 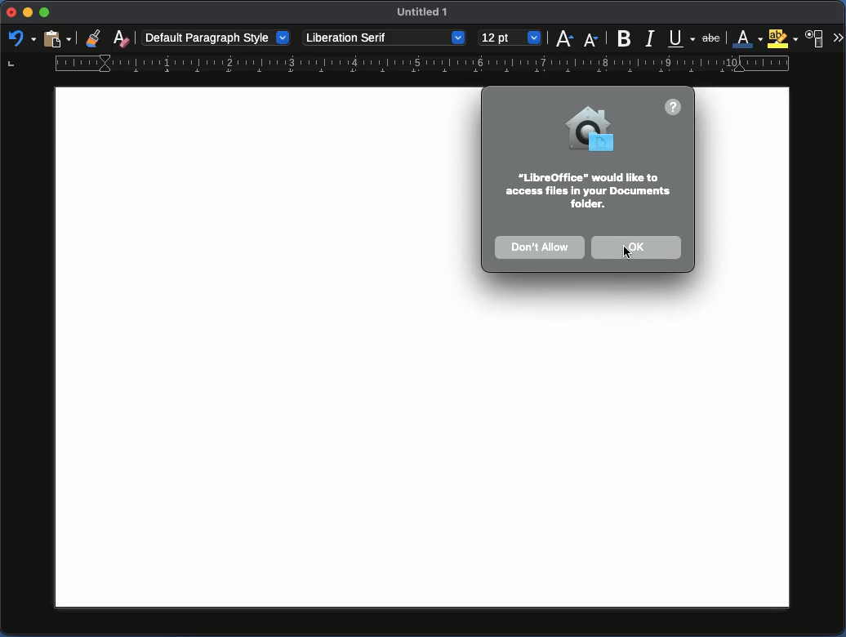 What do you see at coordinates (57, 38) in the screenshot?
I see `Clipboard` at bounding box center [57, 38].